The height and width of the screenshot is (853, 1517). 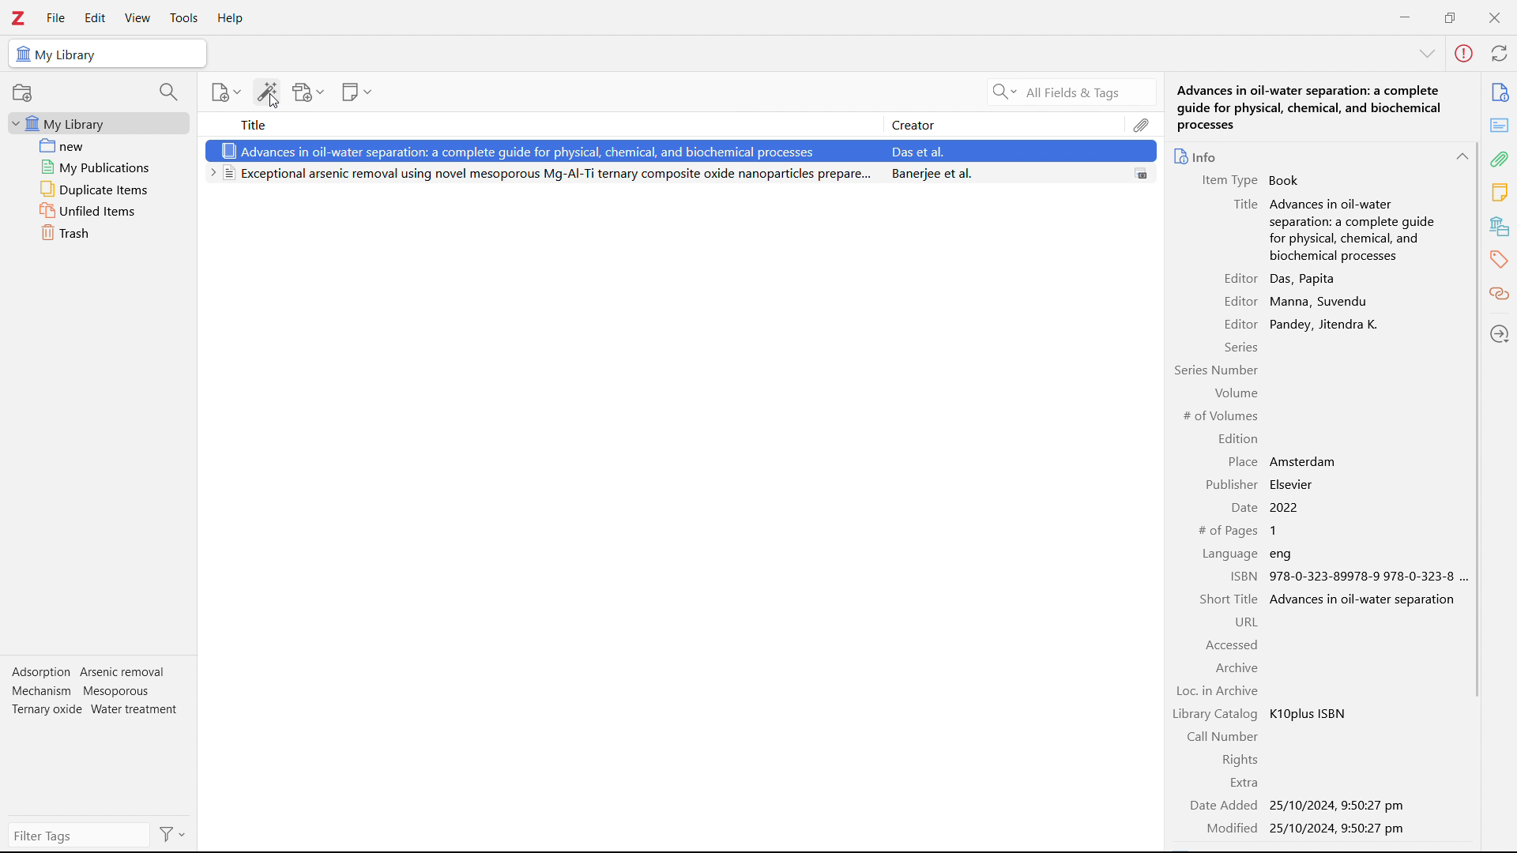 What do you see at coordinates (170, 92) in the screenshot?
I see `filter collections` at bounding box center [170, 92].